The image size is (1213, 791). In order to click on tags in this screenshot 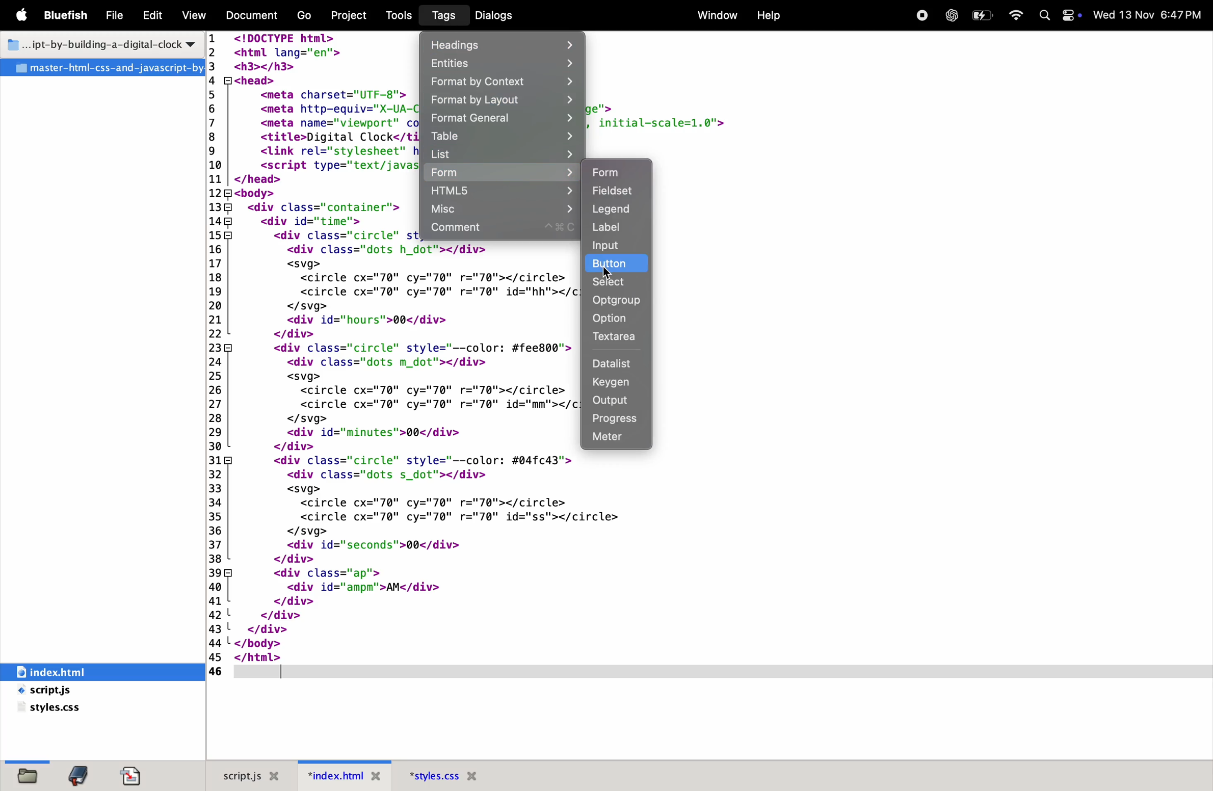, I will do `click(440, 17)`.